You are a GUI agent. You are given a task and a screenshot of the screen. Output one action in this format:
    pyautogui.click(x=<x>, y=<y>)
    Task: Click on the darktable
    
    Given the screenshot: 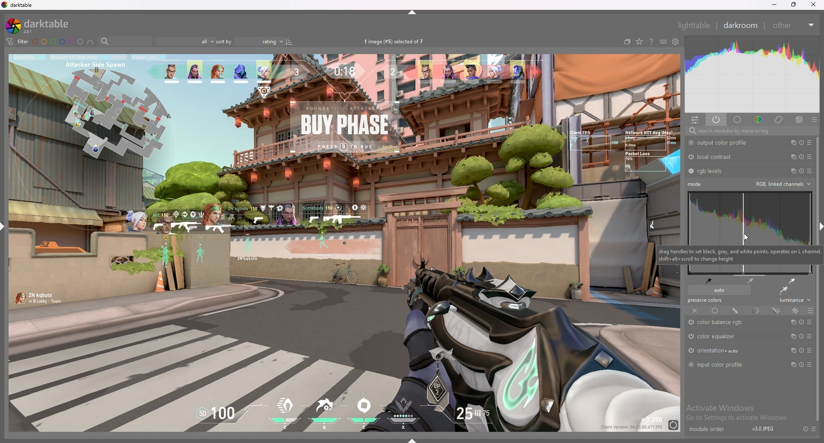 What is the action you would take?
    pyautogui.click(x=38, y=26)
    